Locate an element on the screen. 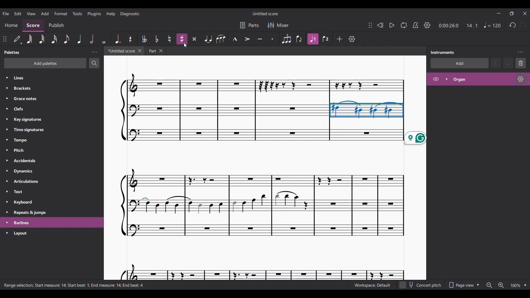 The height and width of the screenshot is (298, 530). Search is located at coordinates (94, 63).